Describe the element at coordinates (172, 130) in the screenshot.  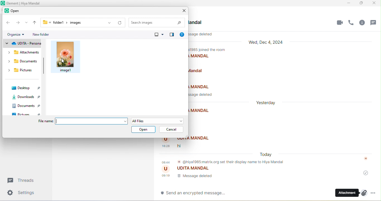
I see `cancel` at that location.